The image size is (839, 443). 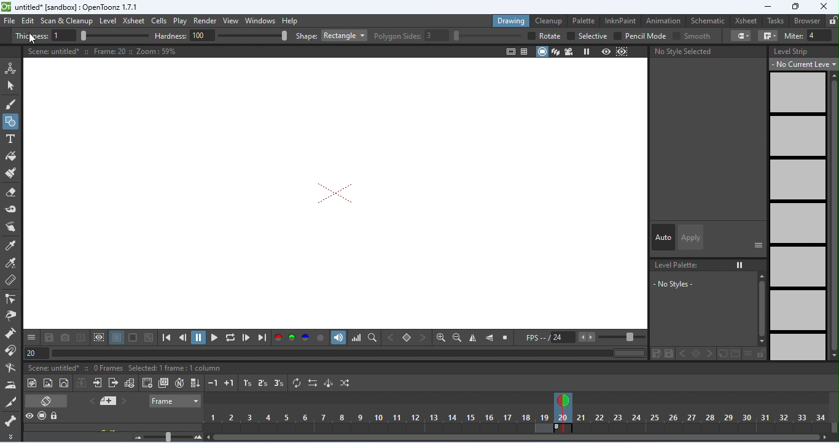 I want to click on control point editor tool, so click(x=11, y=299).